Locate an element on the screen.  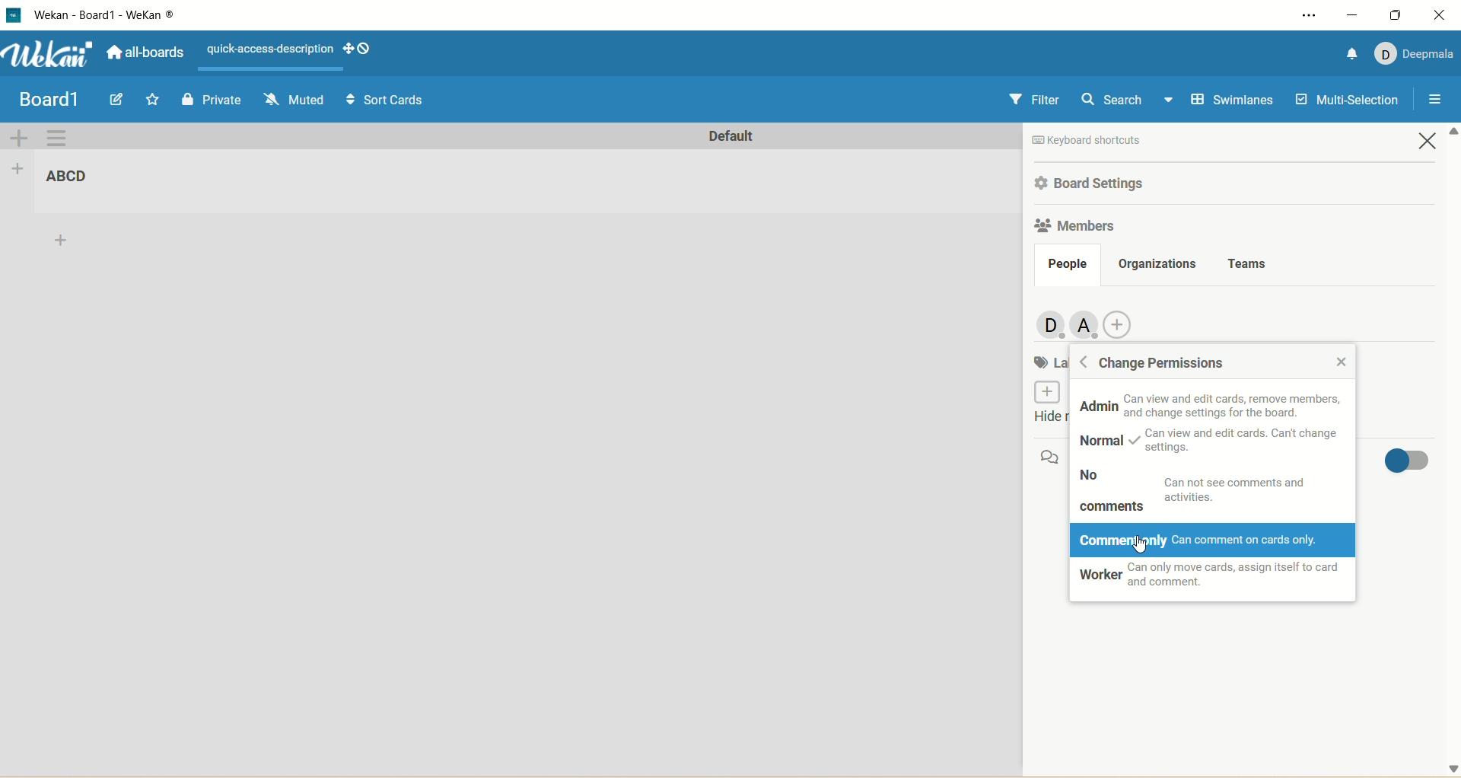
close/open sidebar is located at coordinates (1433, 102).